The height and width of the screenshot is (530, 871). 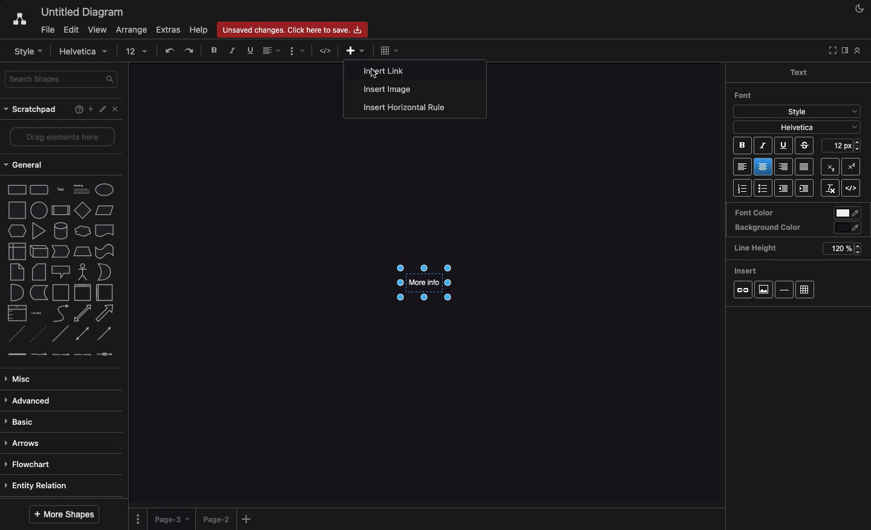 I want to click on dashed line, so click(x=16, y=334).